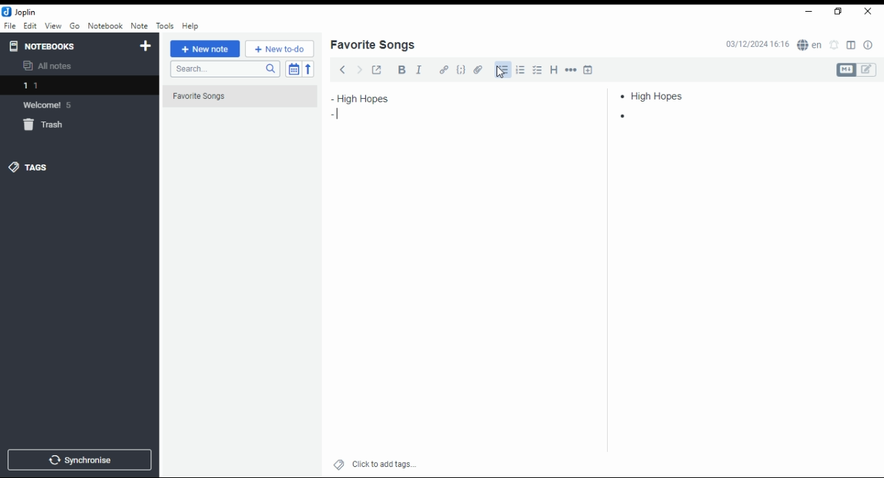 This screenshot has width=884, height=478. Describe the element at coordinates (840, 12) in the screenshot. I see `restore` at that location.